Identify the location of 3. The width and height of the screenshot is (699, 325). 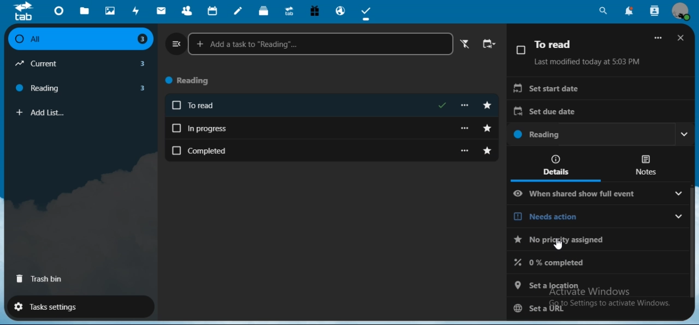
(143, 40).